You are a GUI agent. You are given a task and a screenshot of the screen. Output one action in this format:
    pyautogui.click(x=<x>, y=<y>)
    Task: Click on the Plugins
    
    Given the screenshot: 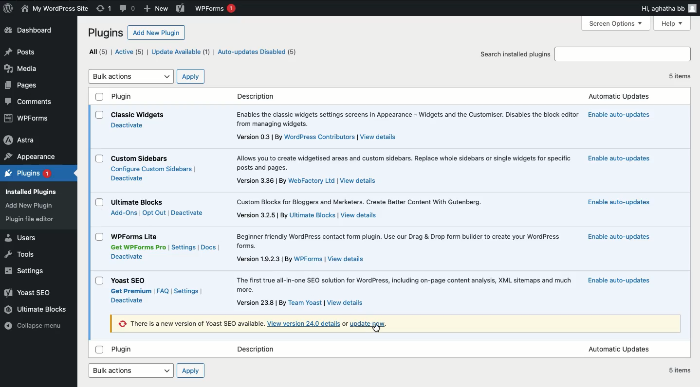 What is the action you would take?
    pyautogui.click(x=27, y=174)
    